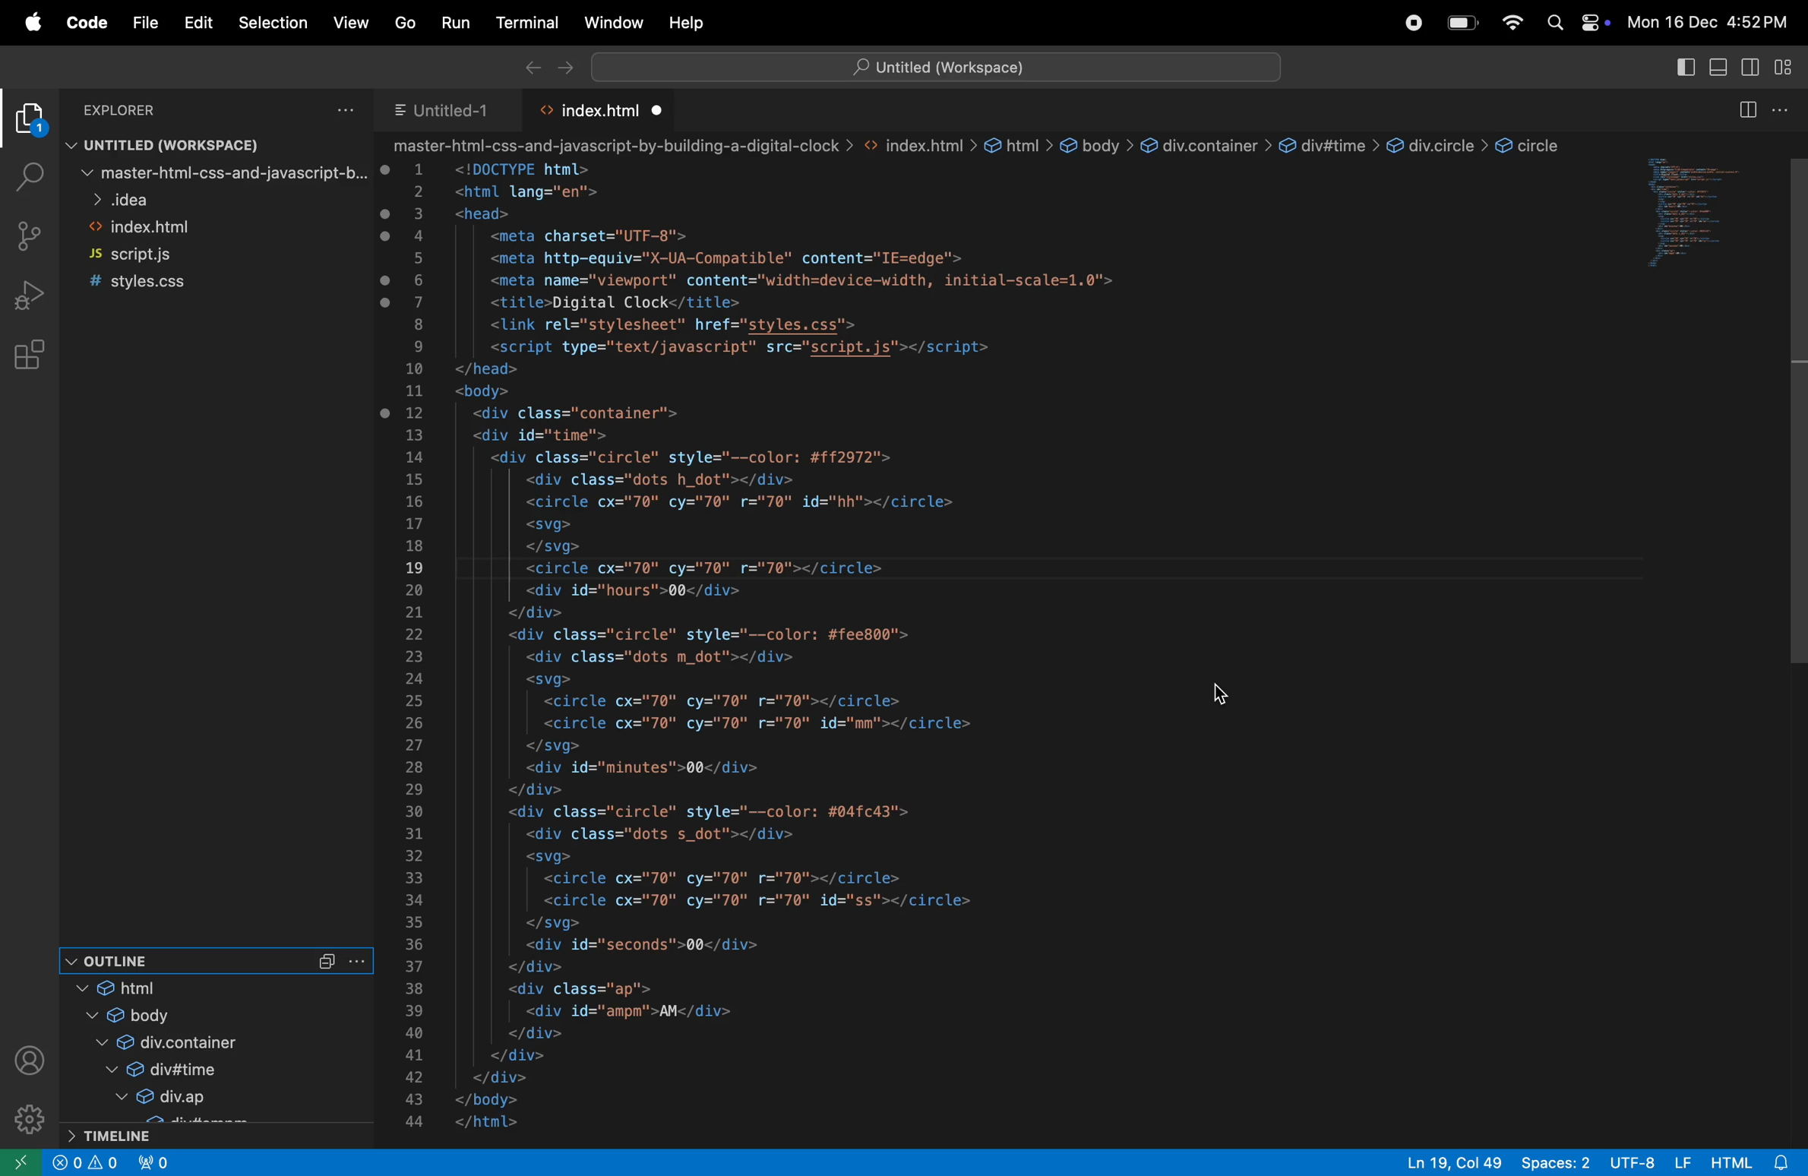 The image size is (1808, 1176). I want to click on div container, so click(162, 1045).